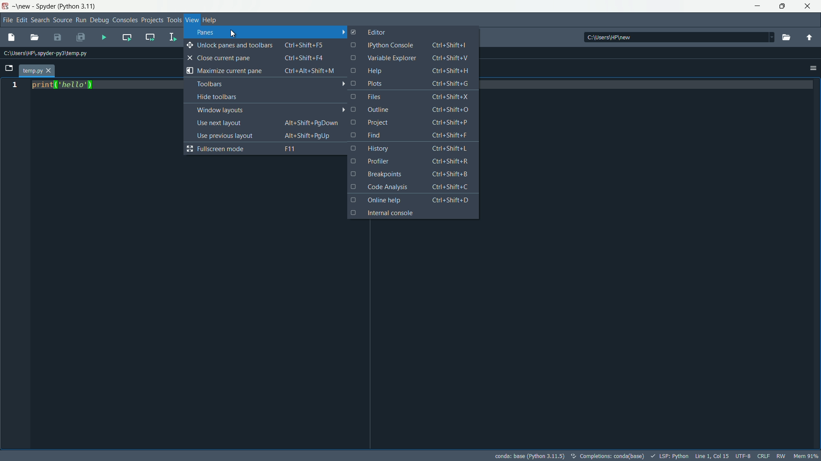 This screenshot has width=821, height=461. What do you see at coordinates (412, 58) in the screenshot?
I see `variable explorer` at bounding box center [412, 58].